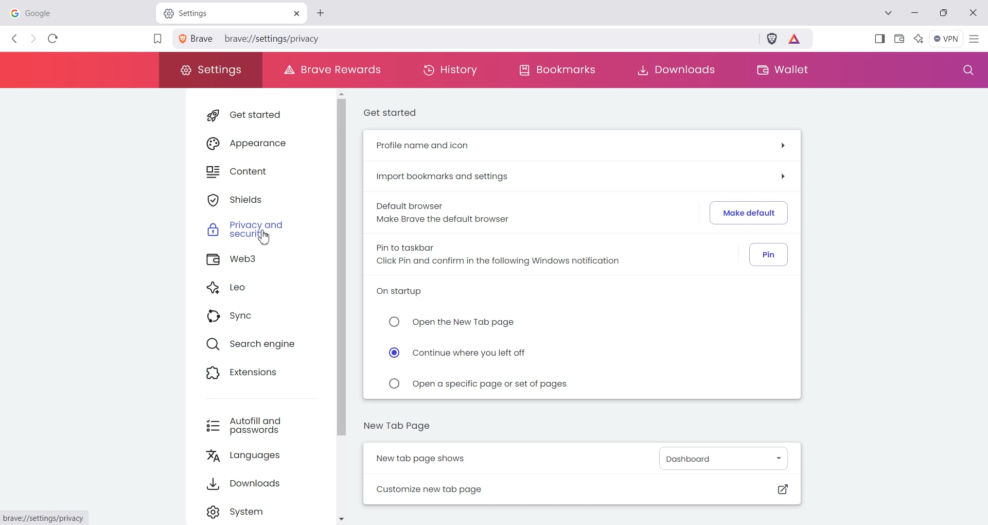  What do you see at coordinates (257, 426) in the screenshot?
I see `Autofill and passwords` at bounding box center [257, 426].